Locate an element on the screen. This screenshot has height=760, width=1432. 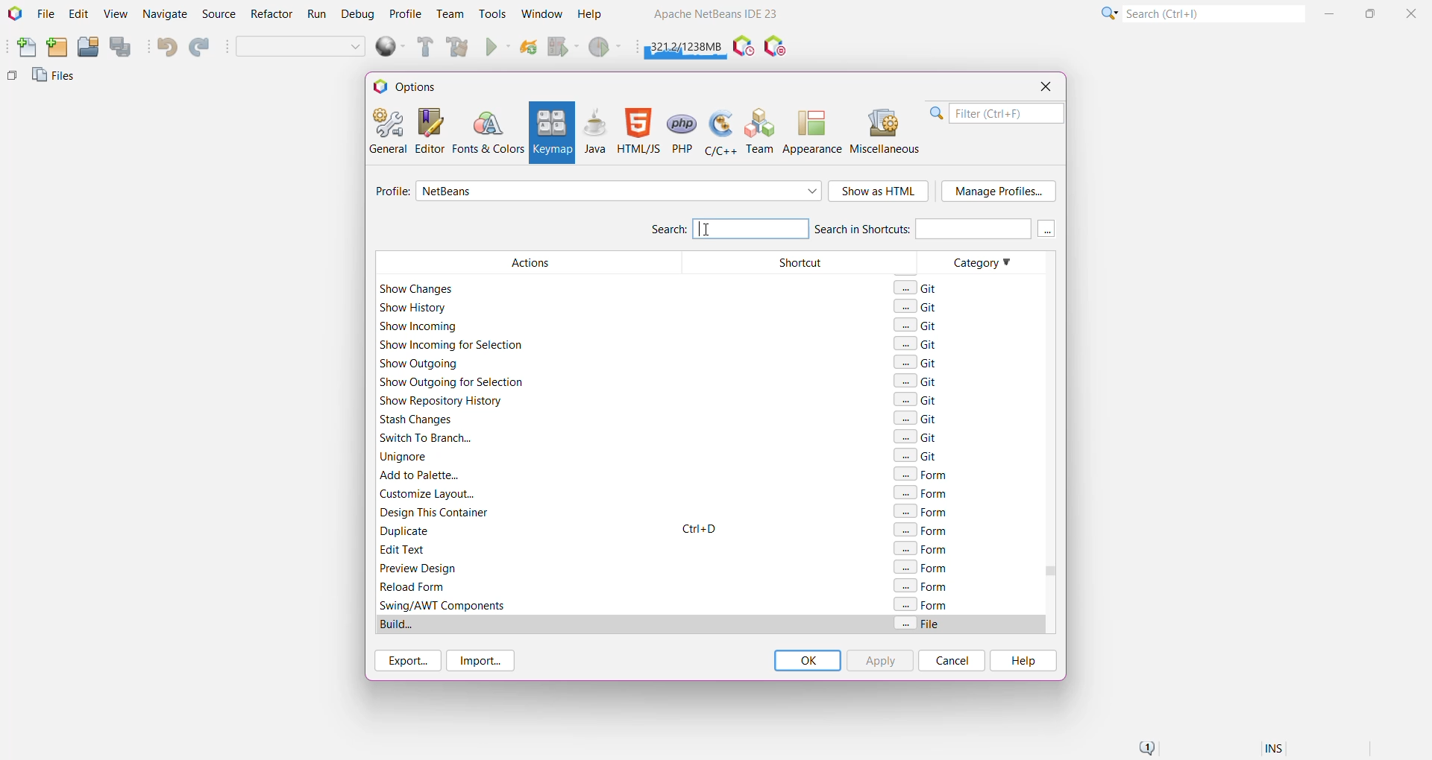
View is located at coordinates (115, 15).